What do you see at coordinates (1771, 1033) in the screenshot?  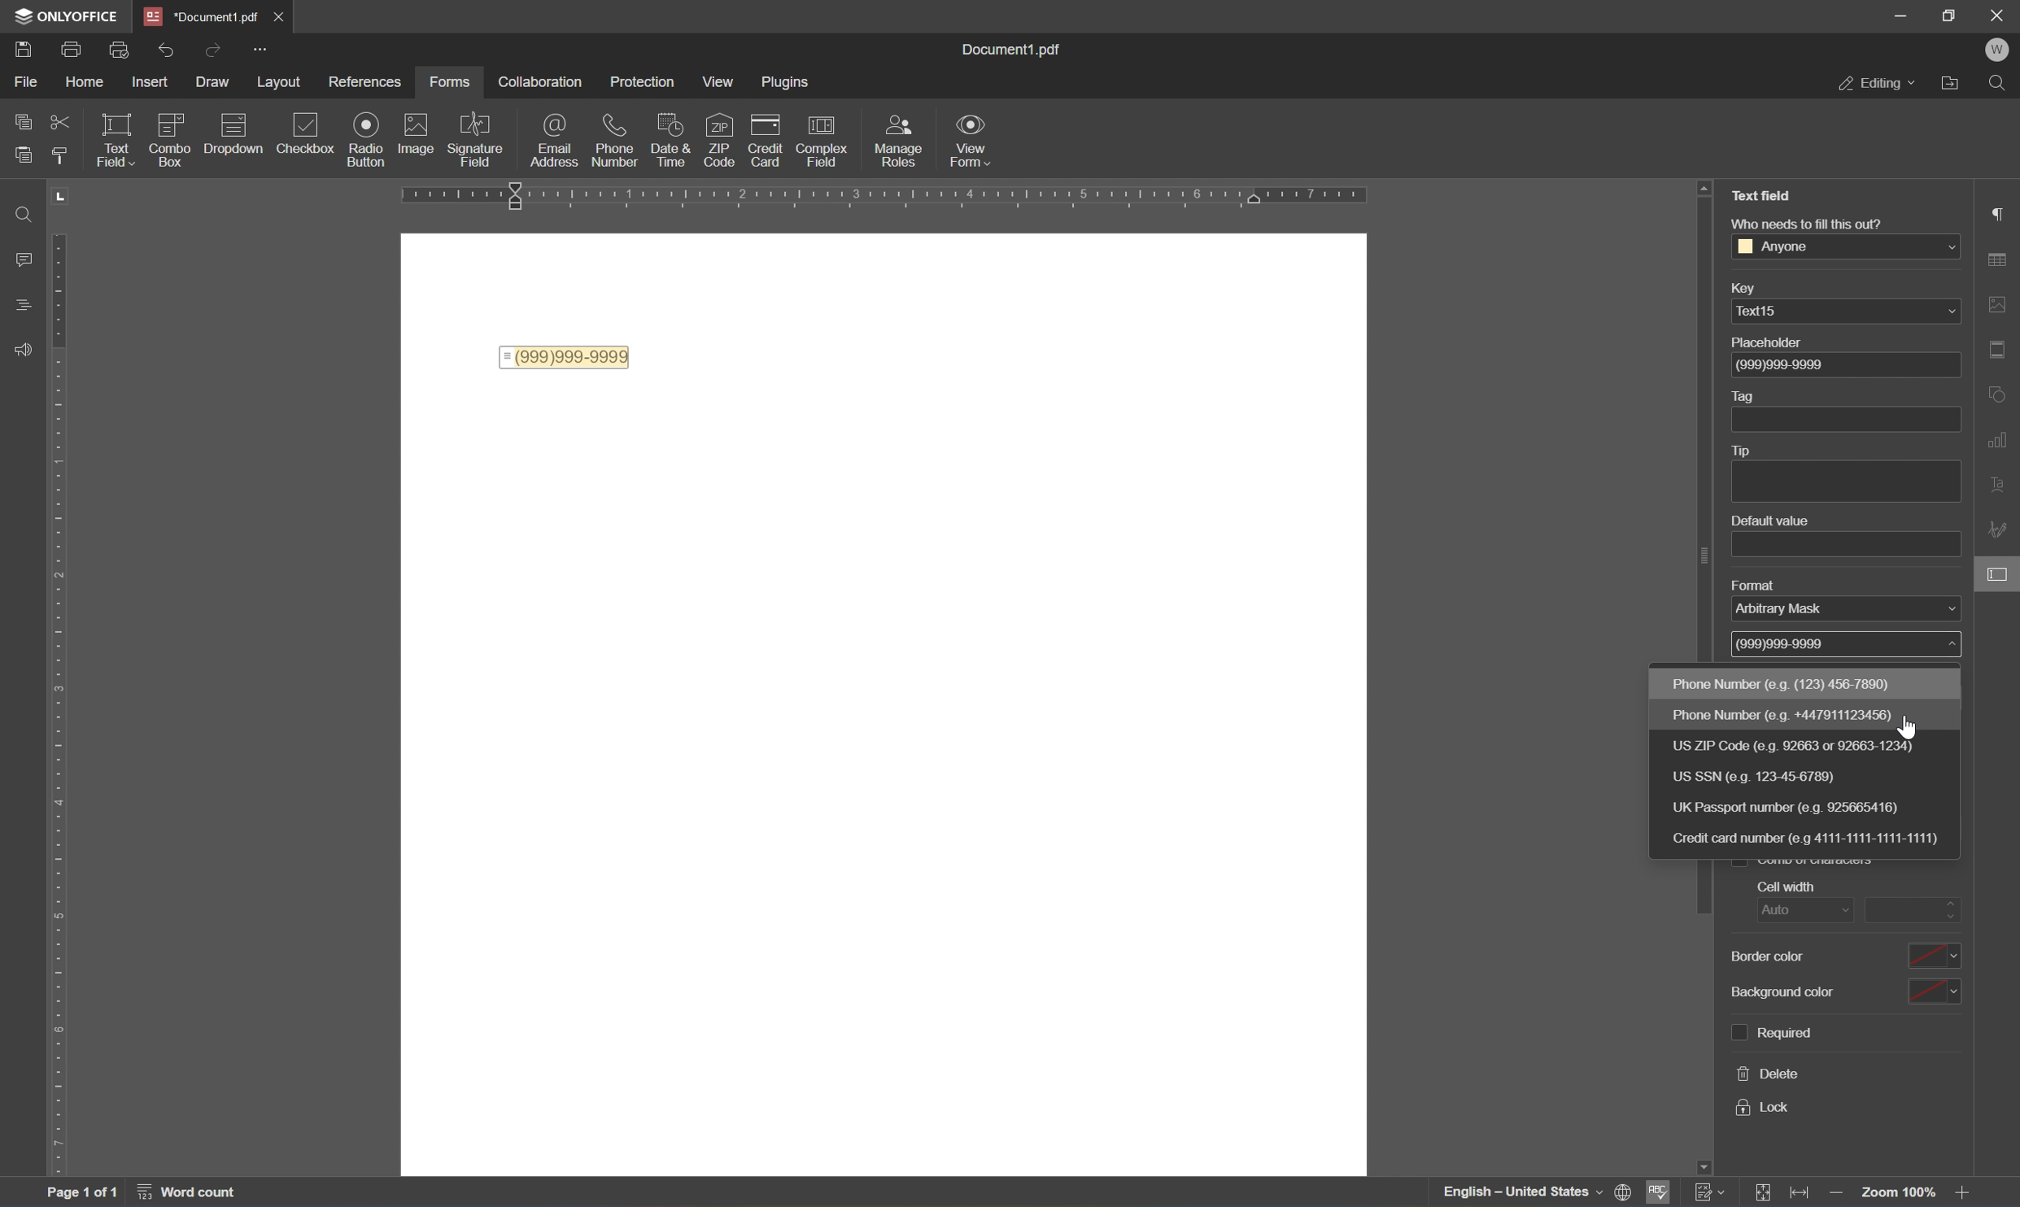 I see `required` at bounding box center [1771, 1033].